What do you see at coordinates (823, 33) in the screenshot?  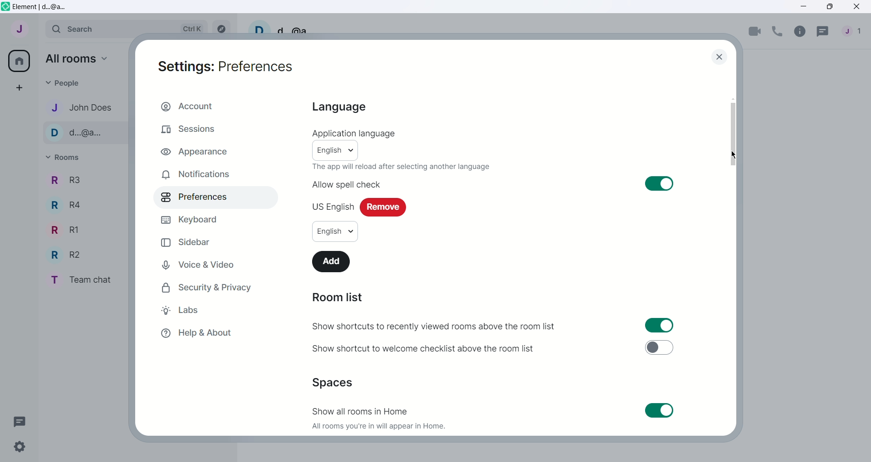 I see `Threads` at bounding box center [823, 33].